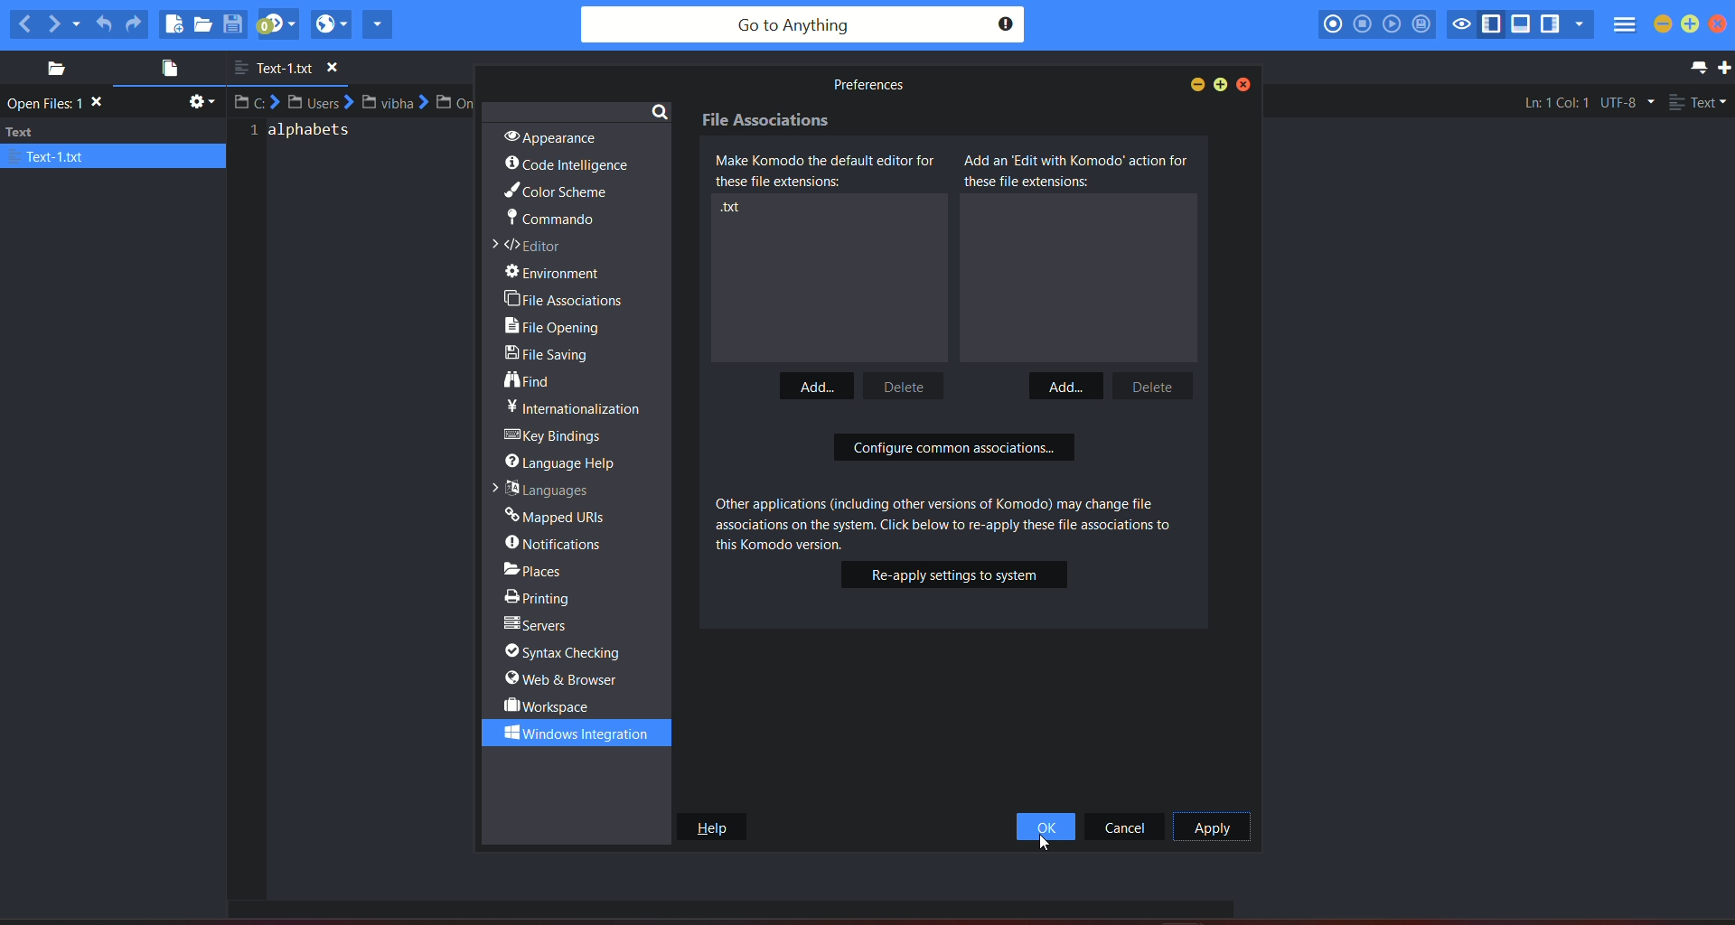 The width and height of the screenshot is (1735, 925). Describe the element at coordinates (173, 23) in the screenshot. I see `new file` at that location.